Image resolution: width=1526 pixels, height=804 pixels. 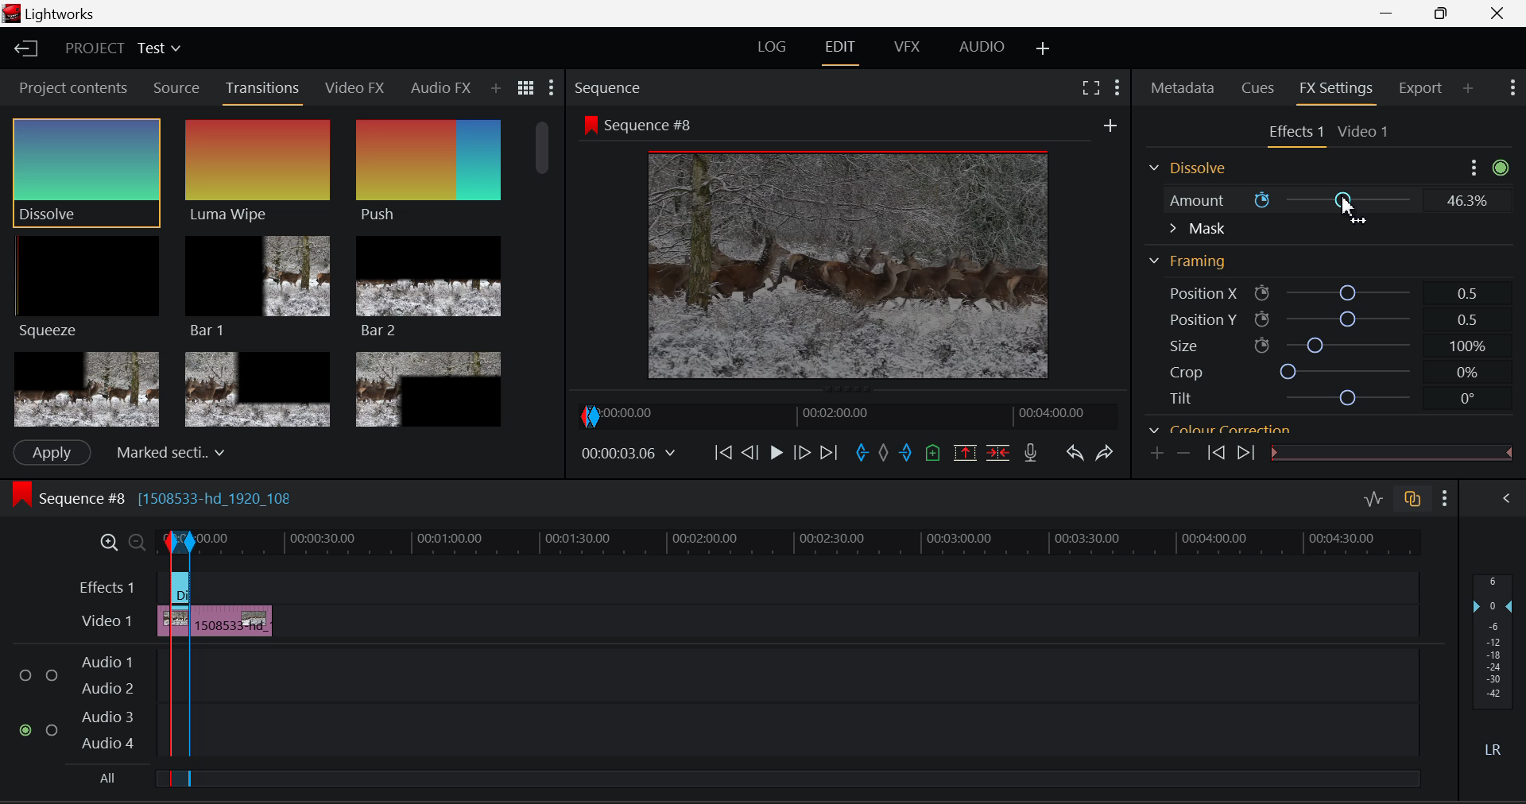 What do you see at coordinates (809, 541) in the screenshot?
I see `Project Timeline` at bounding box center [809, 541].